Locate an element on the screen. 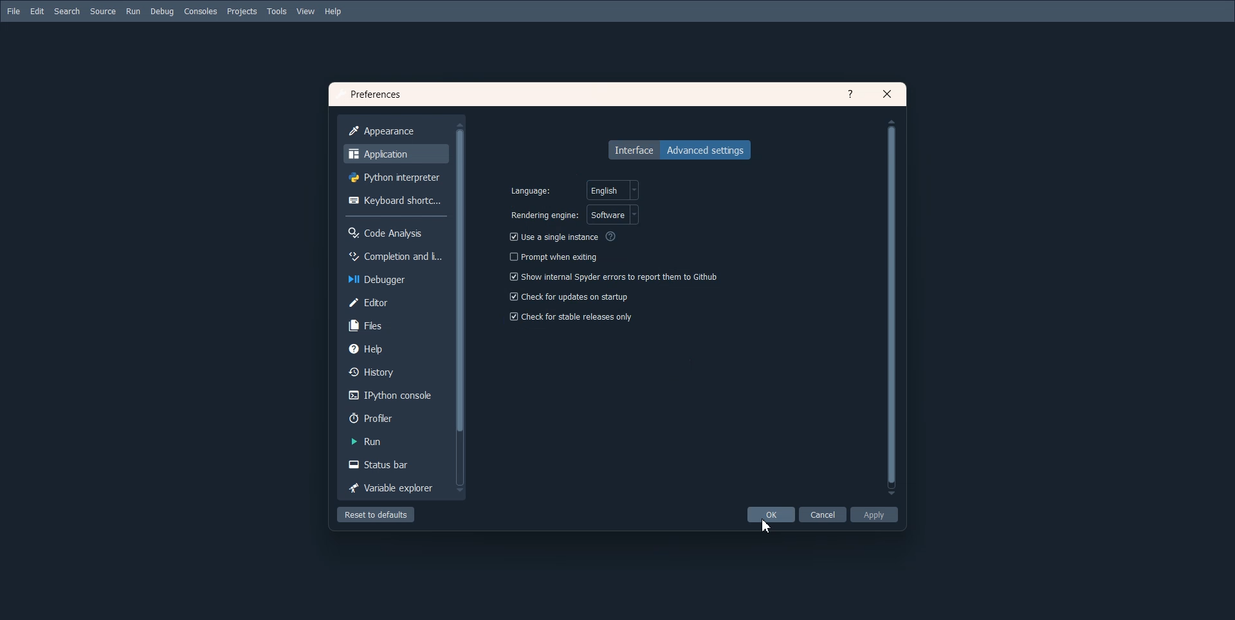  Cursor  is located at coordinates (767, 527).